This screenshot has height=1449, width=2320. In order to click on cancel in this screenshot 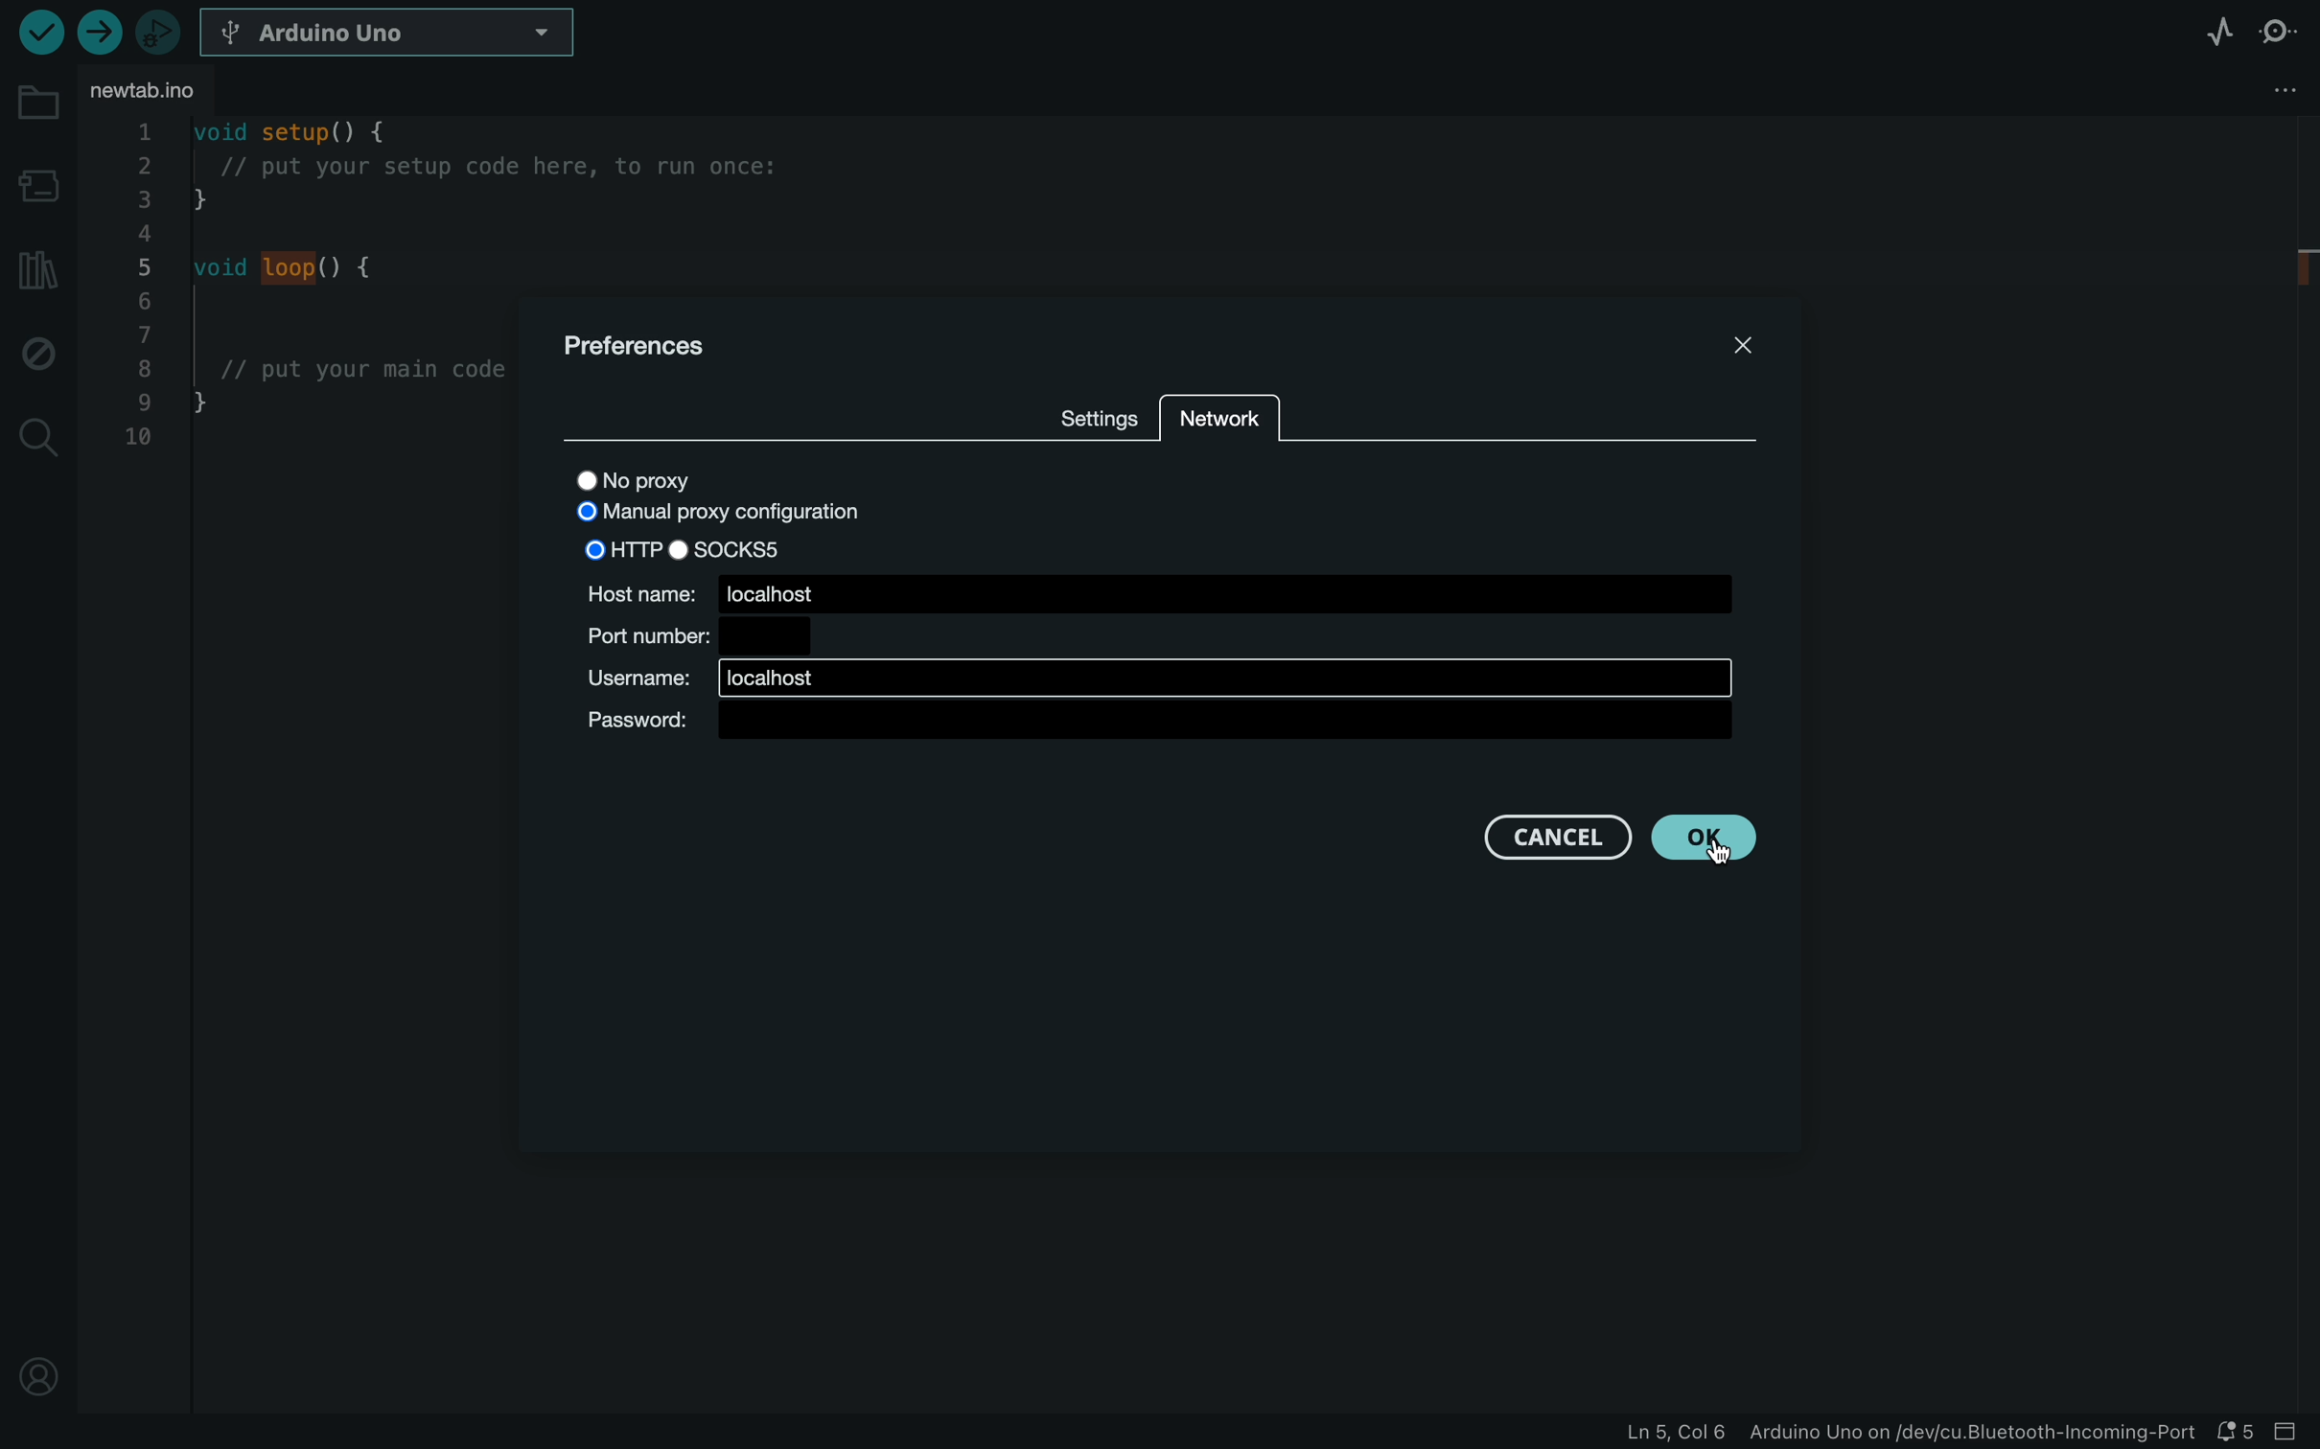, I will do `click(1559, 837)`.